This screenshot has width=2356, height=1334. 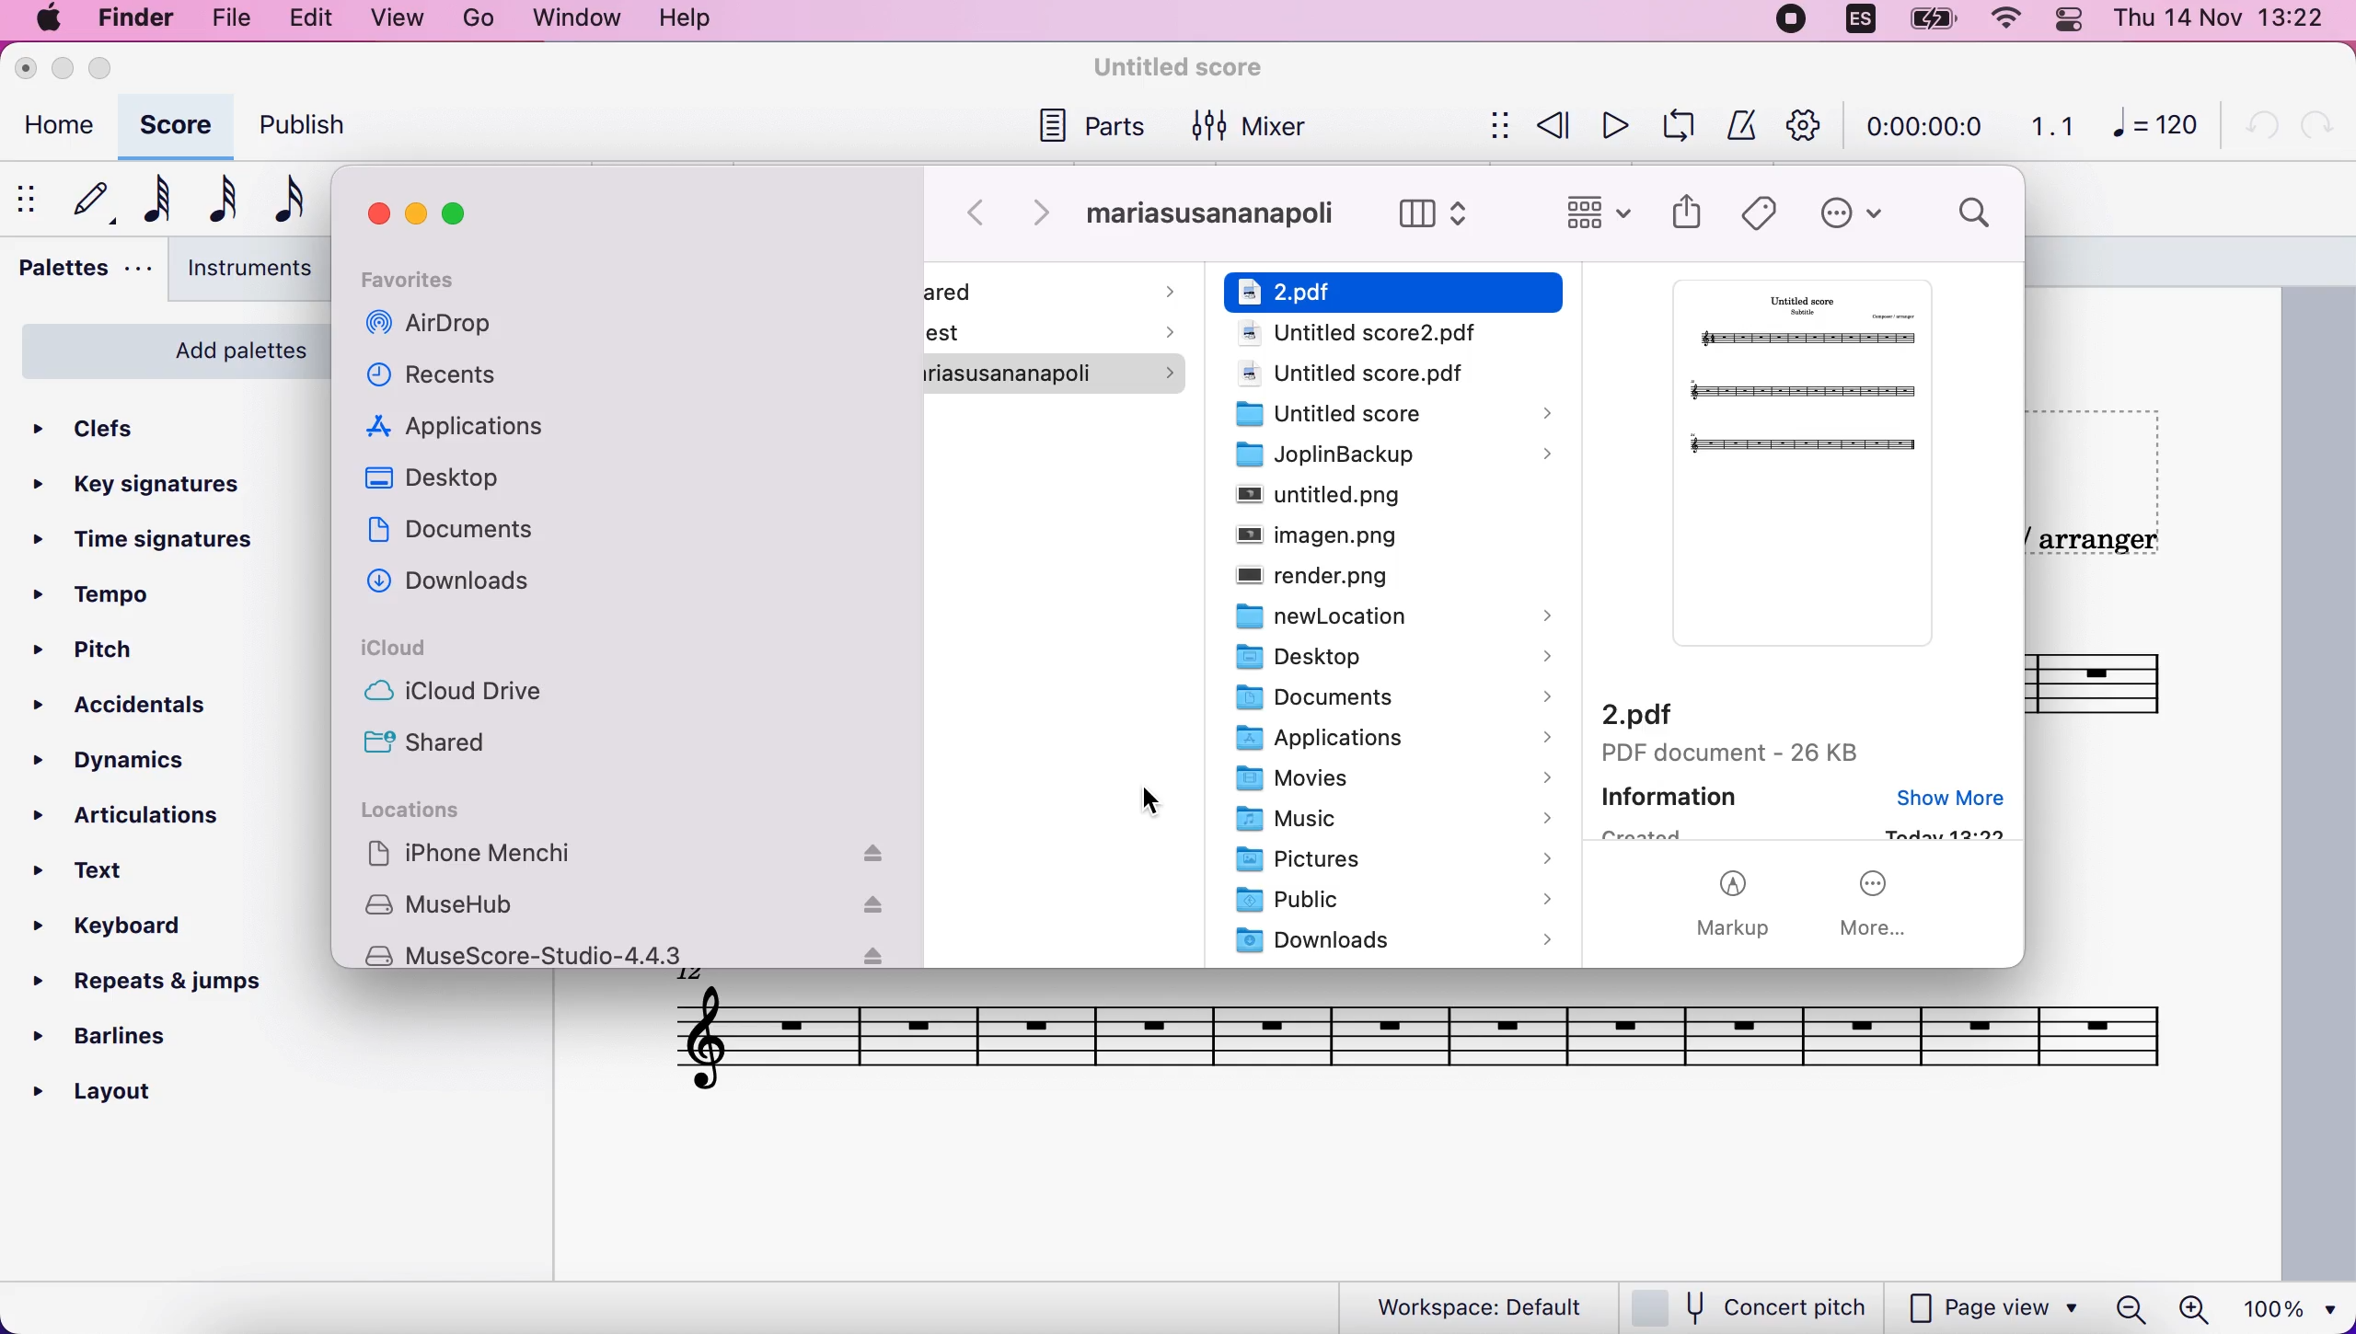 What do you see at coordinates (311, 123) in the screenshot?
I see `publish` at bounding box center [311, 123].